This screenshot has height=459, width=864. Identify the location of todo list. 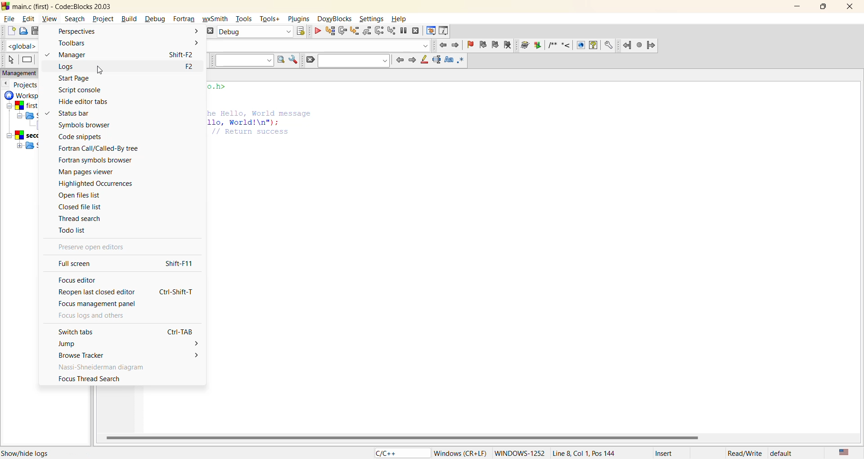
(86, 232).